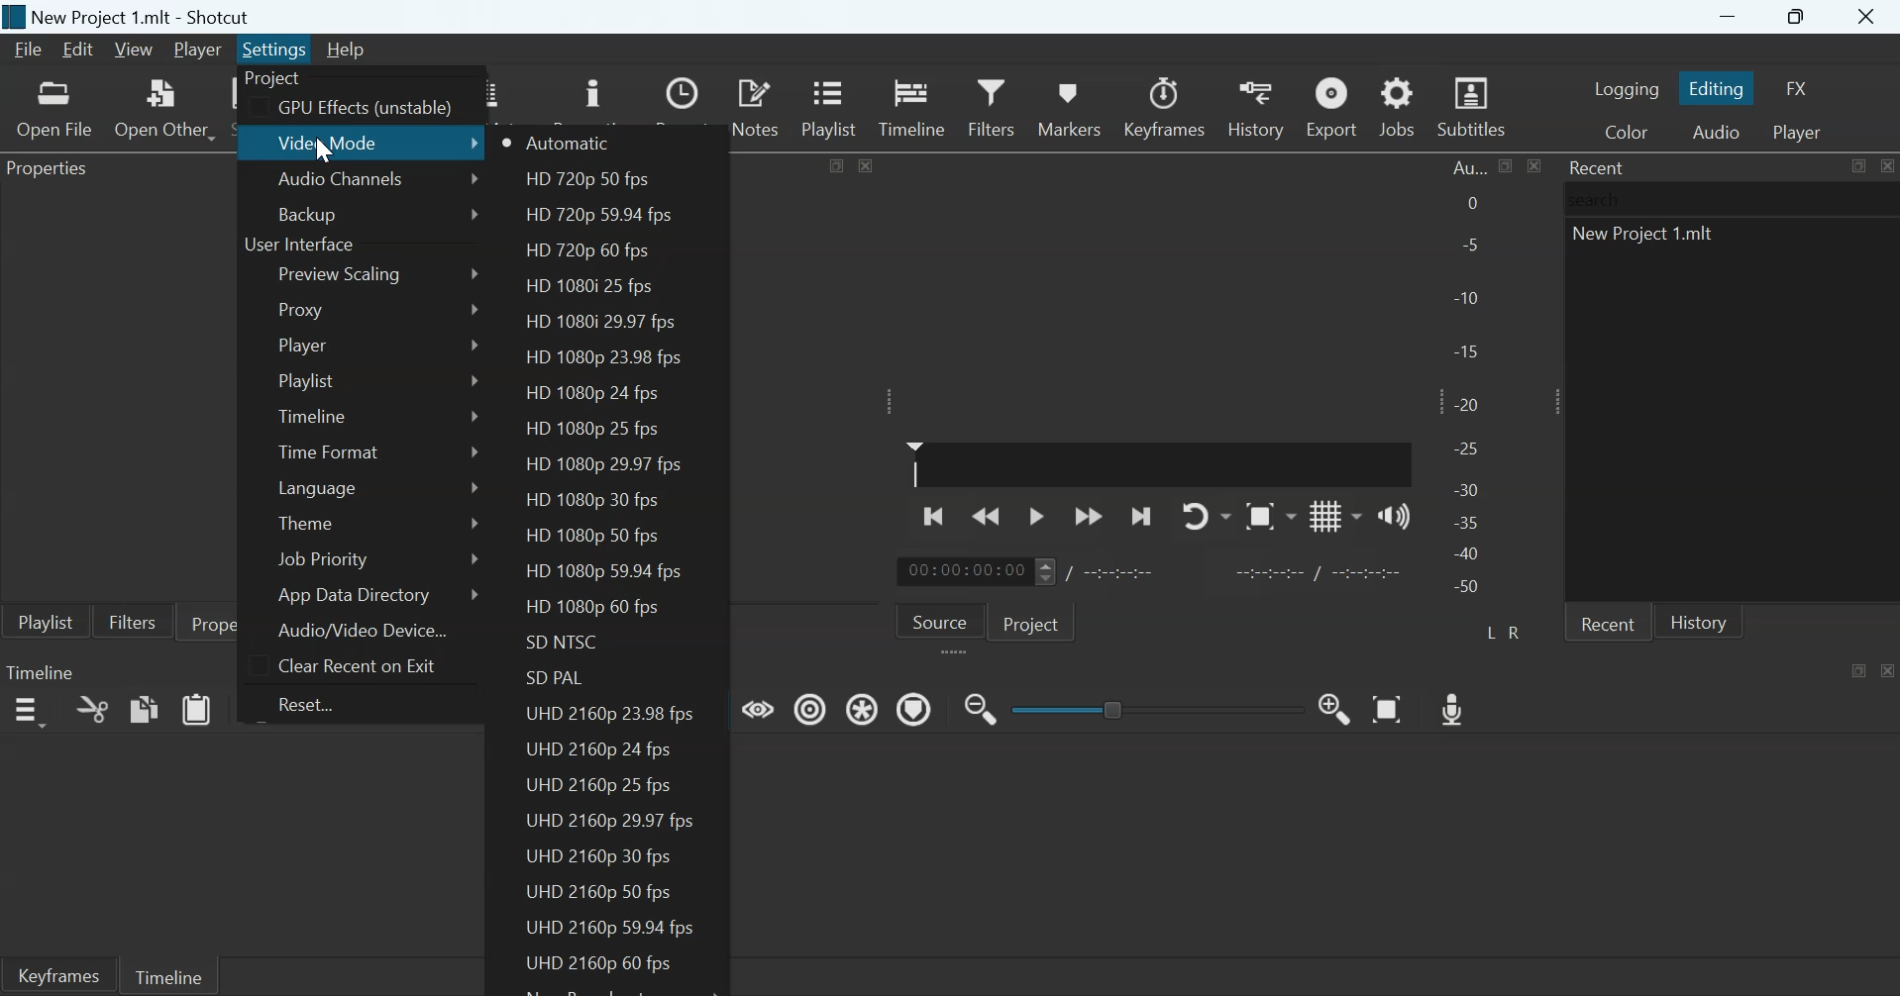 Image resolution: width=1900 pixels, height=996 pixels. Describe the element at coordinates (1798, 88) in the screenshot. I see `Switch to the effects layout` at that location.